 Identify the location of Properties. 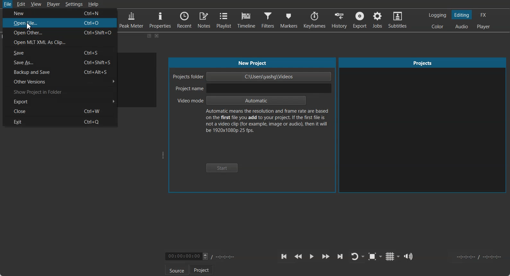
(160, 19).